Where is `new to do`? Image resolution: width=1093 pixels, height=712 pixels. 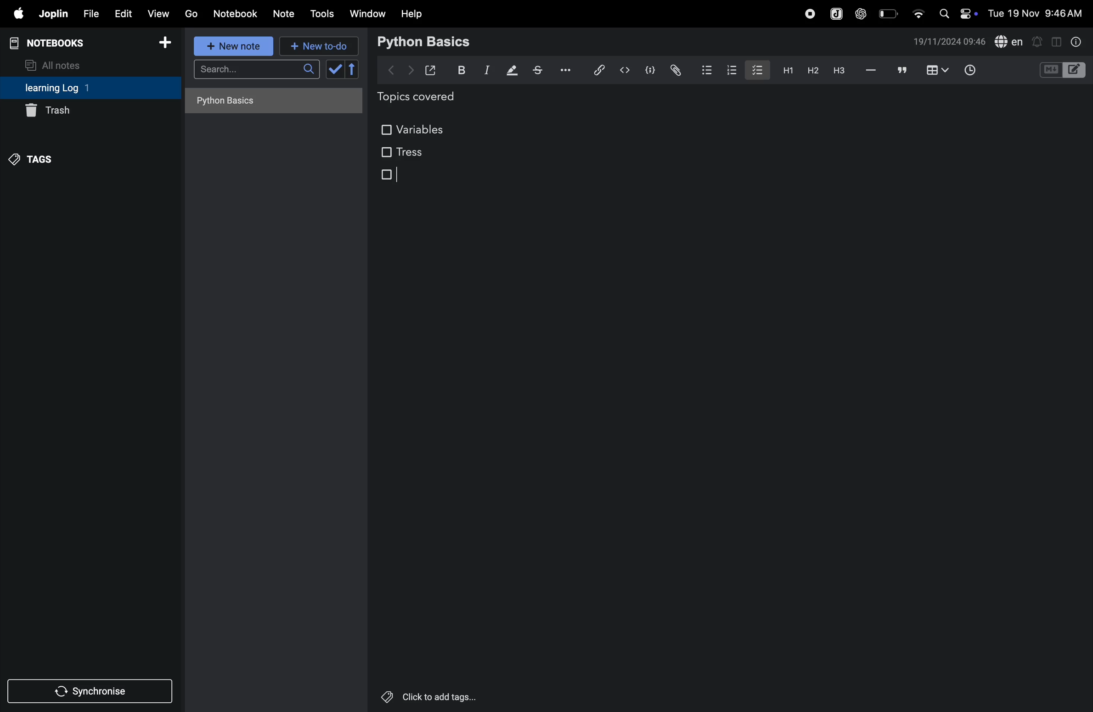
new to do is located at coordinates (315, 44).